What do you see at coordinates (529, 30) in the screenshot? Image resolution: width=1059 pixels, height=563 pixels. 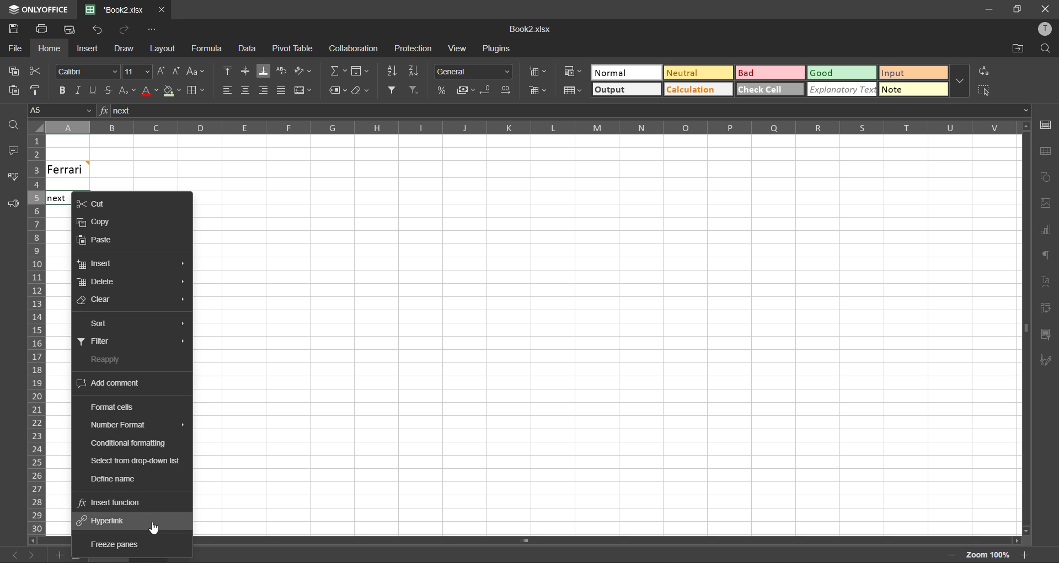 I see `Book2.xlsx` at bounding box center [529, 30].